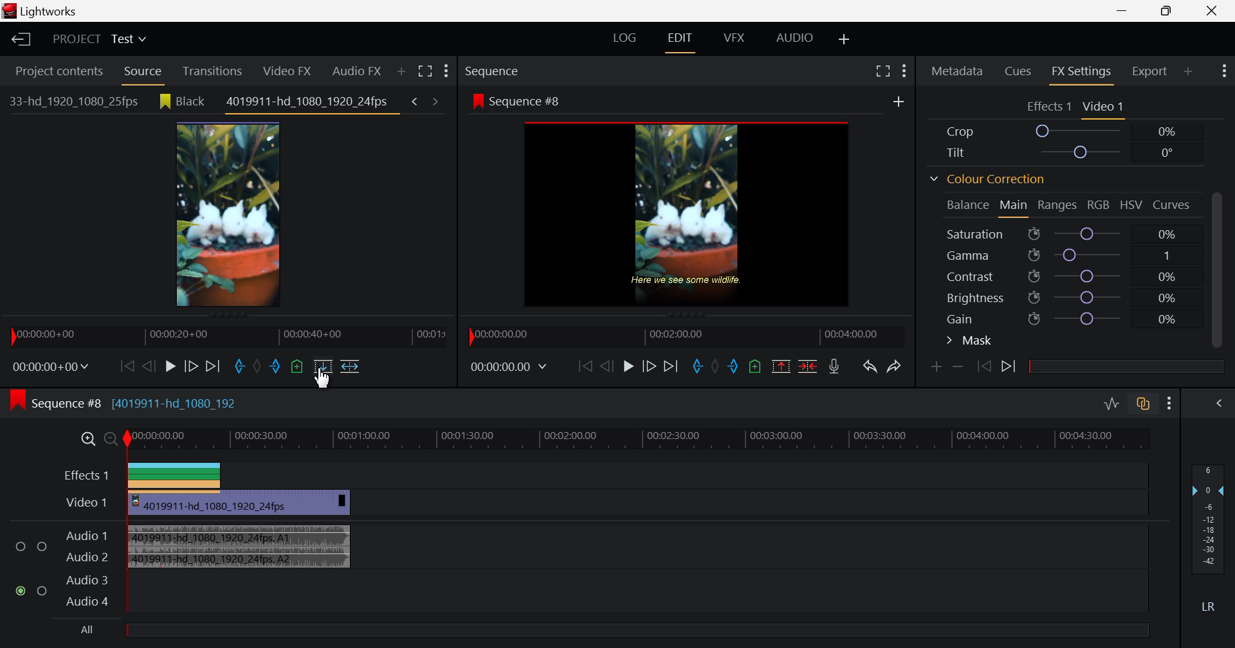  What do you see at coordinates (1020, 72) in the screenshot?
I see `Cues` at bounding box center [1020, 72].